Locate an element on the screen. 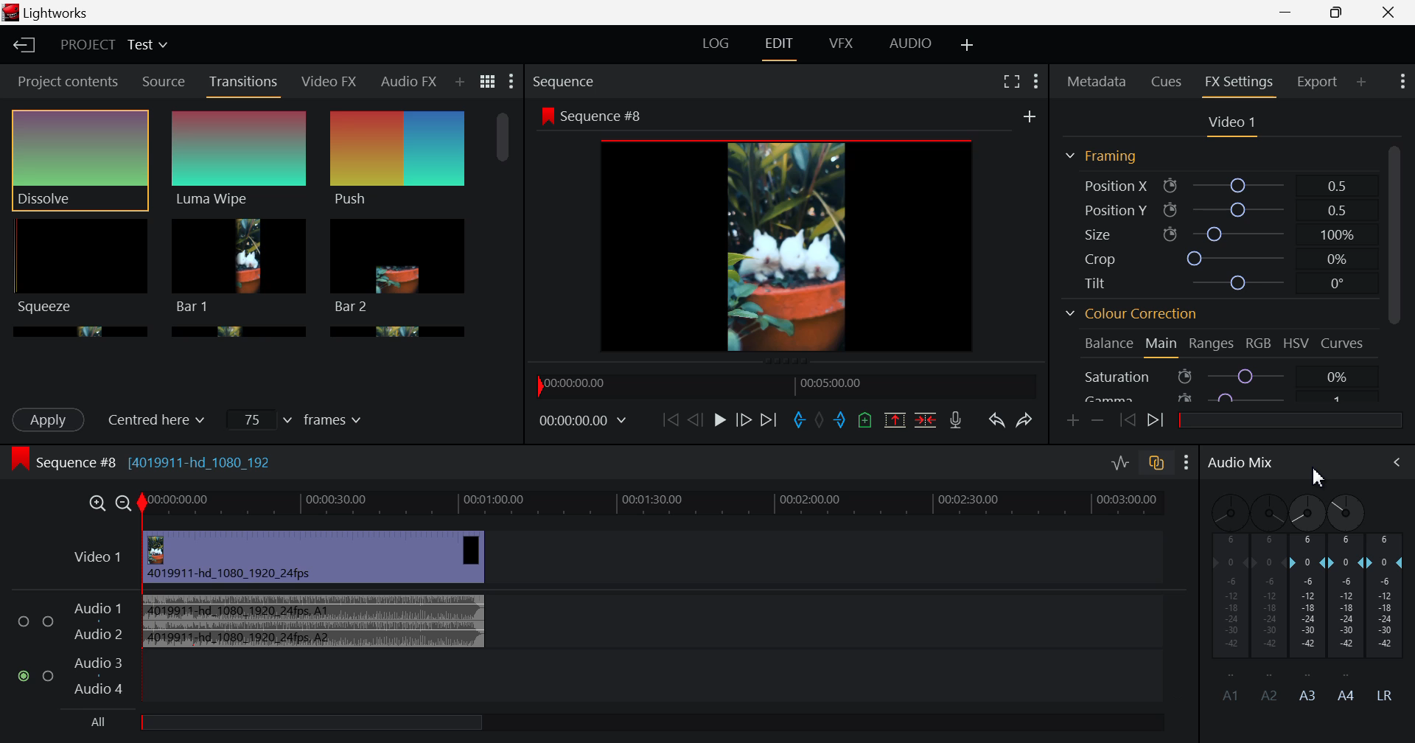 Image resolution: width=1415 pixels, height=743 pixels. Go Forward is located at coordinates (744, 419).